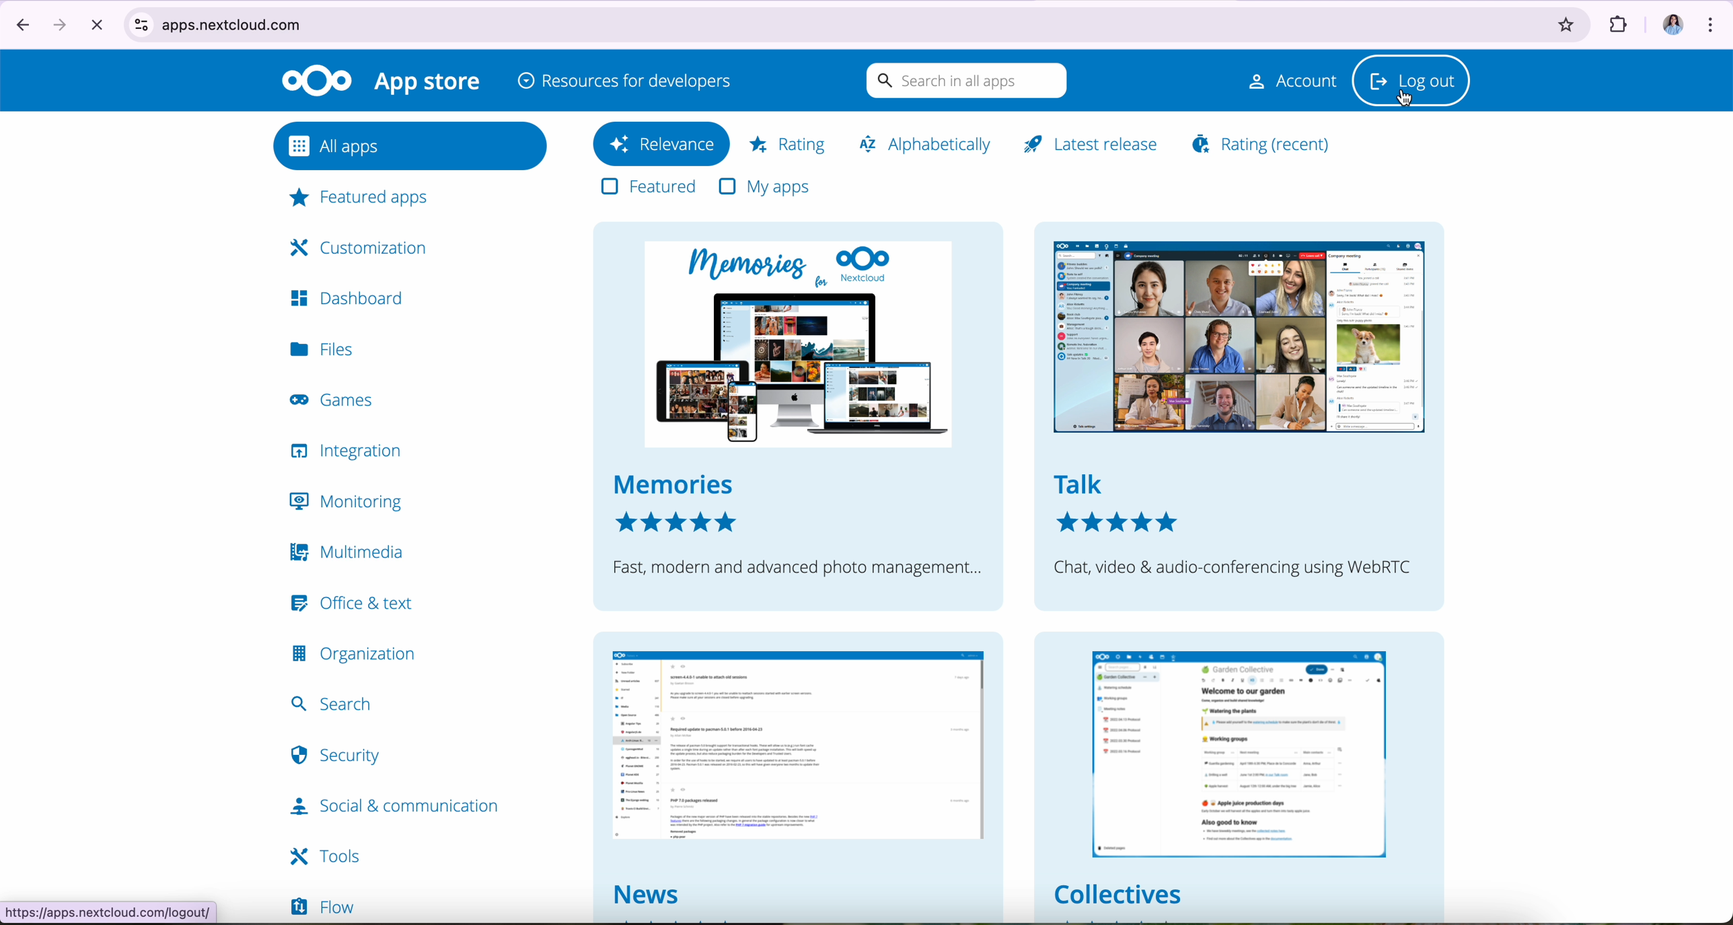 The height and width of the screenshot is (925, 1733). I want to click on rating, so click(786, 145).